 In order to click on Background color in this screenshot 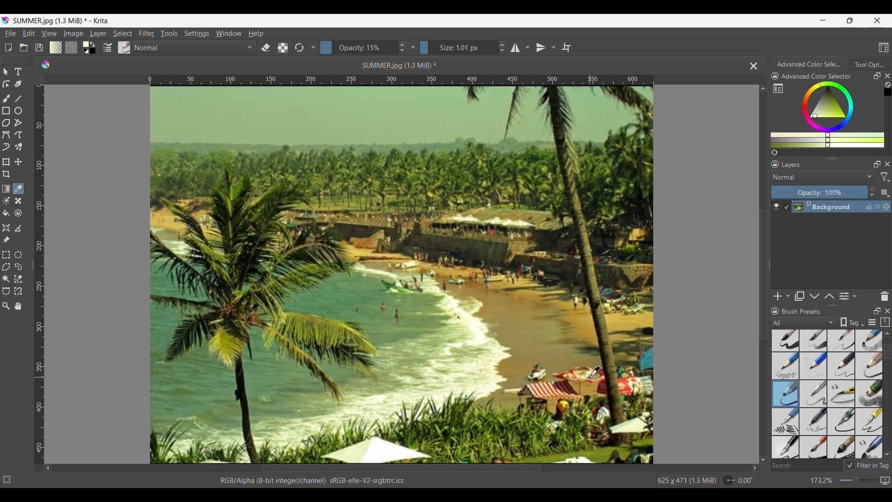, I will do `click(94, 52)`.